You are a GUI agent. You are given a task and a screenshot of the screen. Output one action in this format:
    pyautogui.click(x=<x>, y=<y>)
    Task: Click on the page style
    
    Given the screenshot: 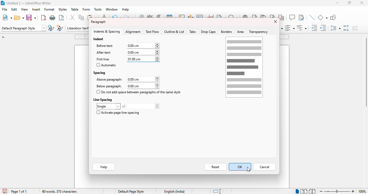 What is the action you would take?
    pyautogui.click(x=131, y=191)
    